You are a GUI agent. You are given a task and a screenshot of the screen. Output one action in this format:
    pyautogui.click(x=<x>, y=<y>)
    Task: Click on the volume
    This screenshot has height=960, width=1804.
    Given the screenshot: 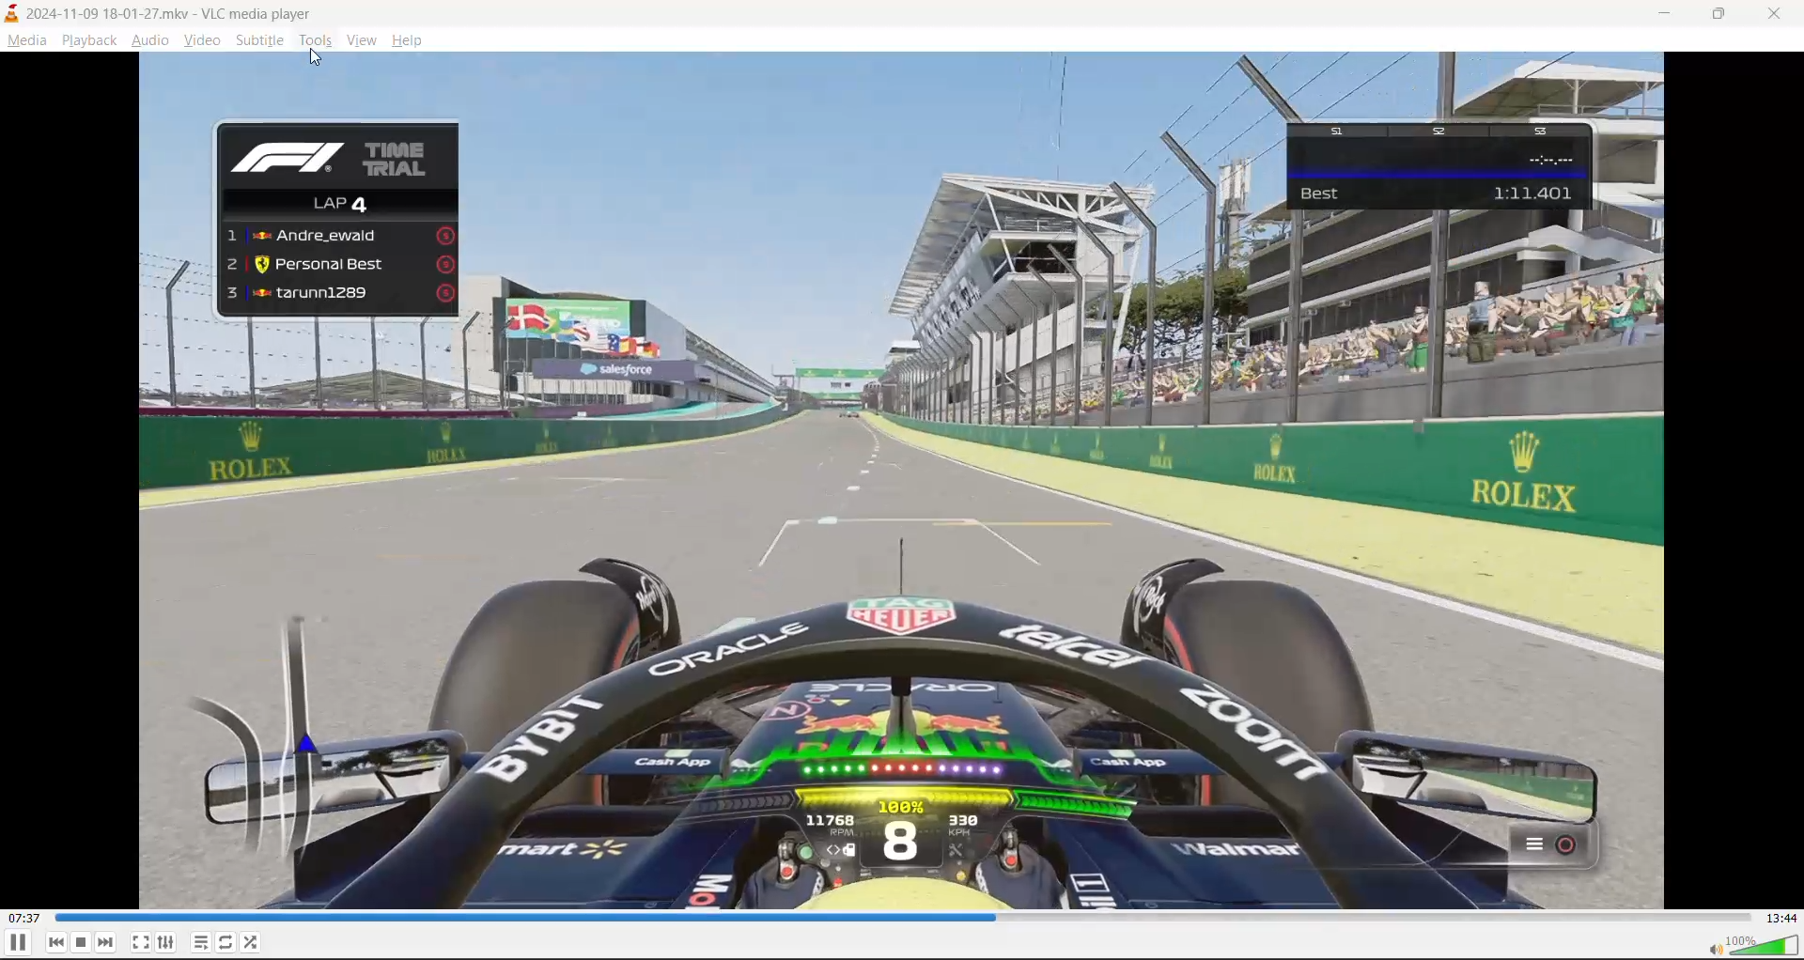 What is the action you would take?
    pyautogui.click(x=1751, y=944)
    